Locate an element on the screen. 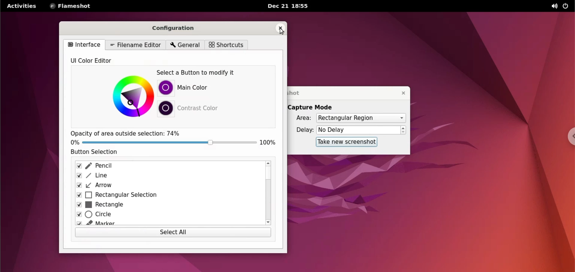 The height and width of the screenshot is (272, 575). 0% is located at coordinates (72, 142).